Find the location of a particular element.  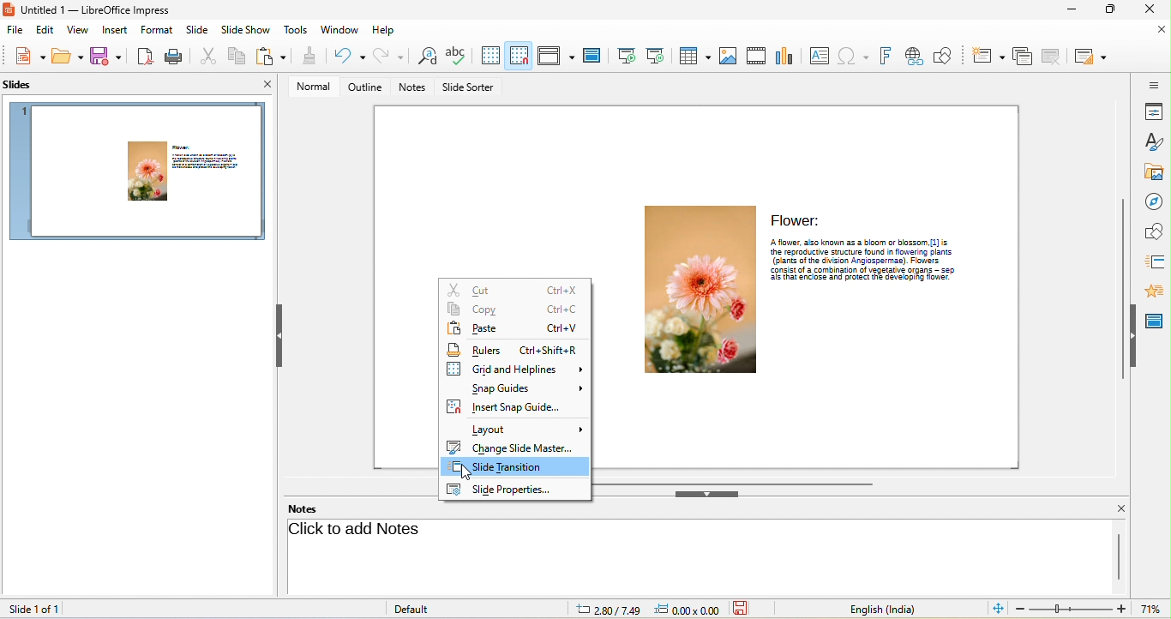

export directly as pdf is located at coordinates (146, 57).